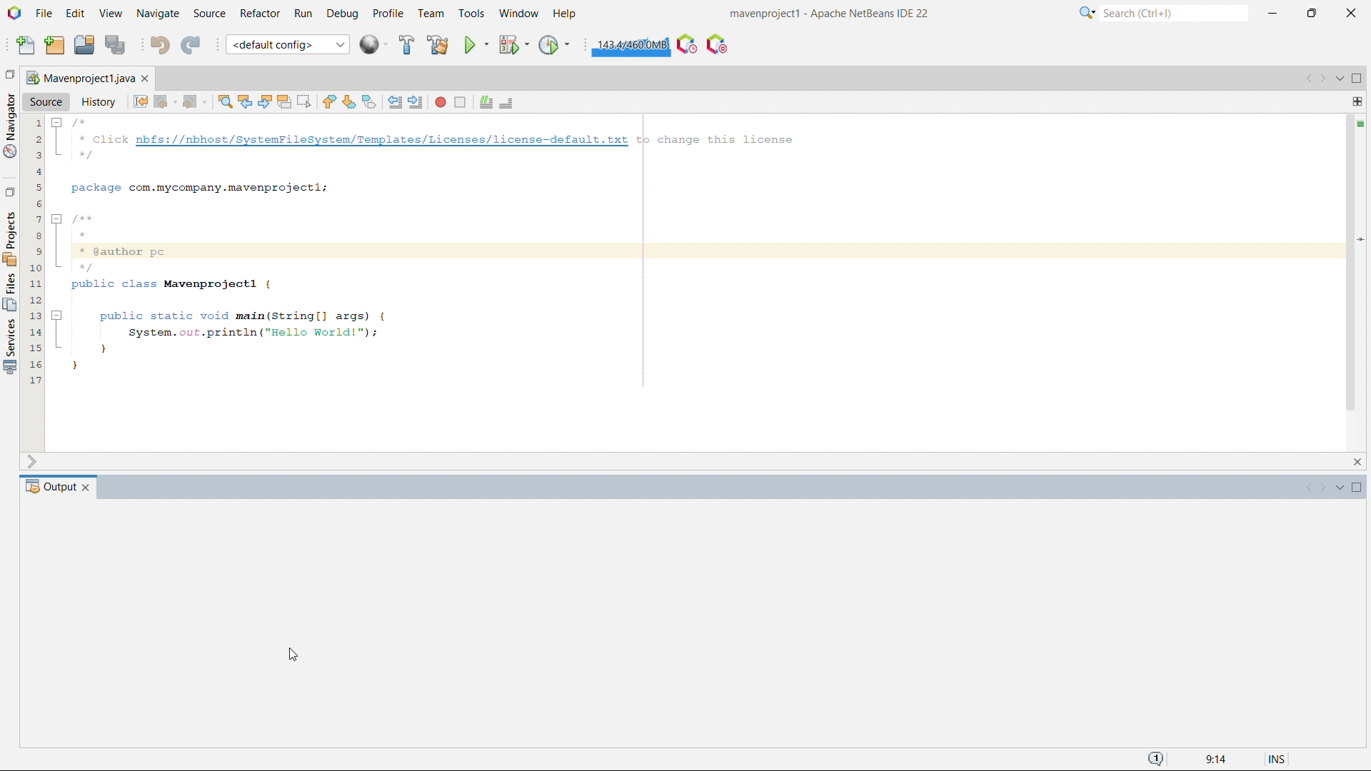 The image size is (1371, 771). What do you see at coordinates (1174, 13) in the screenshot?
I see `searchbox` at bounding box center [1174, 13].